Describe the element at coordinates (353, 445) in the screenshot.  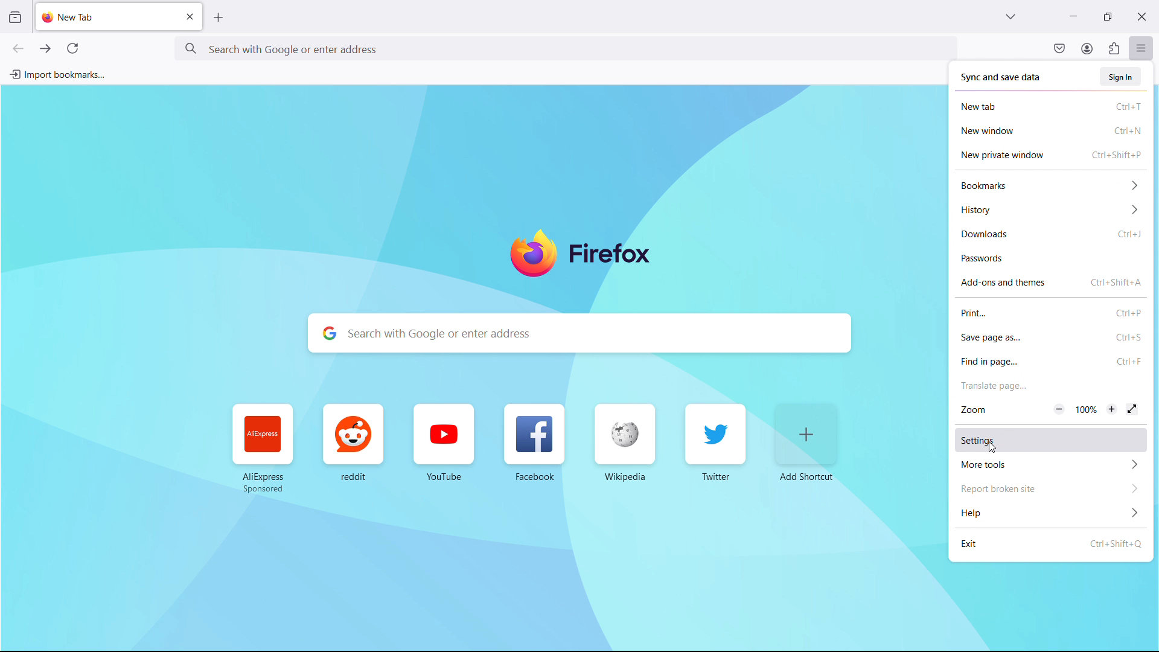
I see `reddit` at that location.